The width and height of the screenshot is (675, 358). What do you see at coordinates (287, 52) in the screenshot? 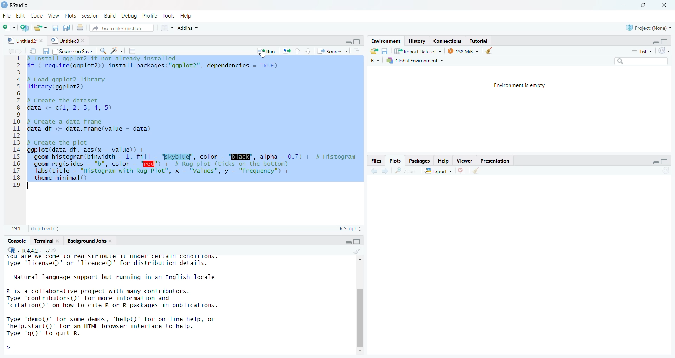
I see `rerun` at bounding box center [287, 52].